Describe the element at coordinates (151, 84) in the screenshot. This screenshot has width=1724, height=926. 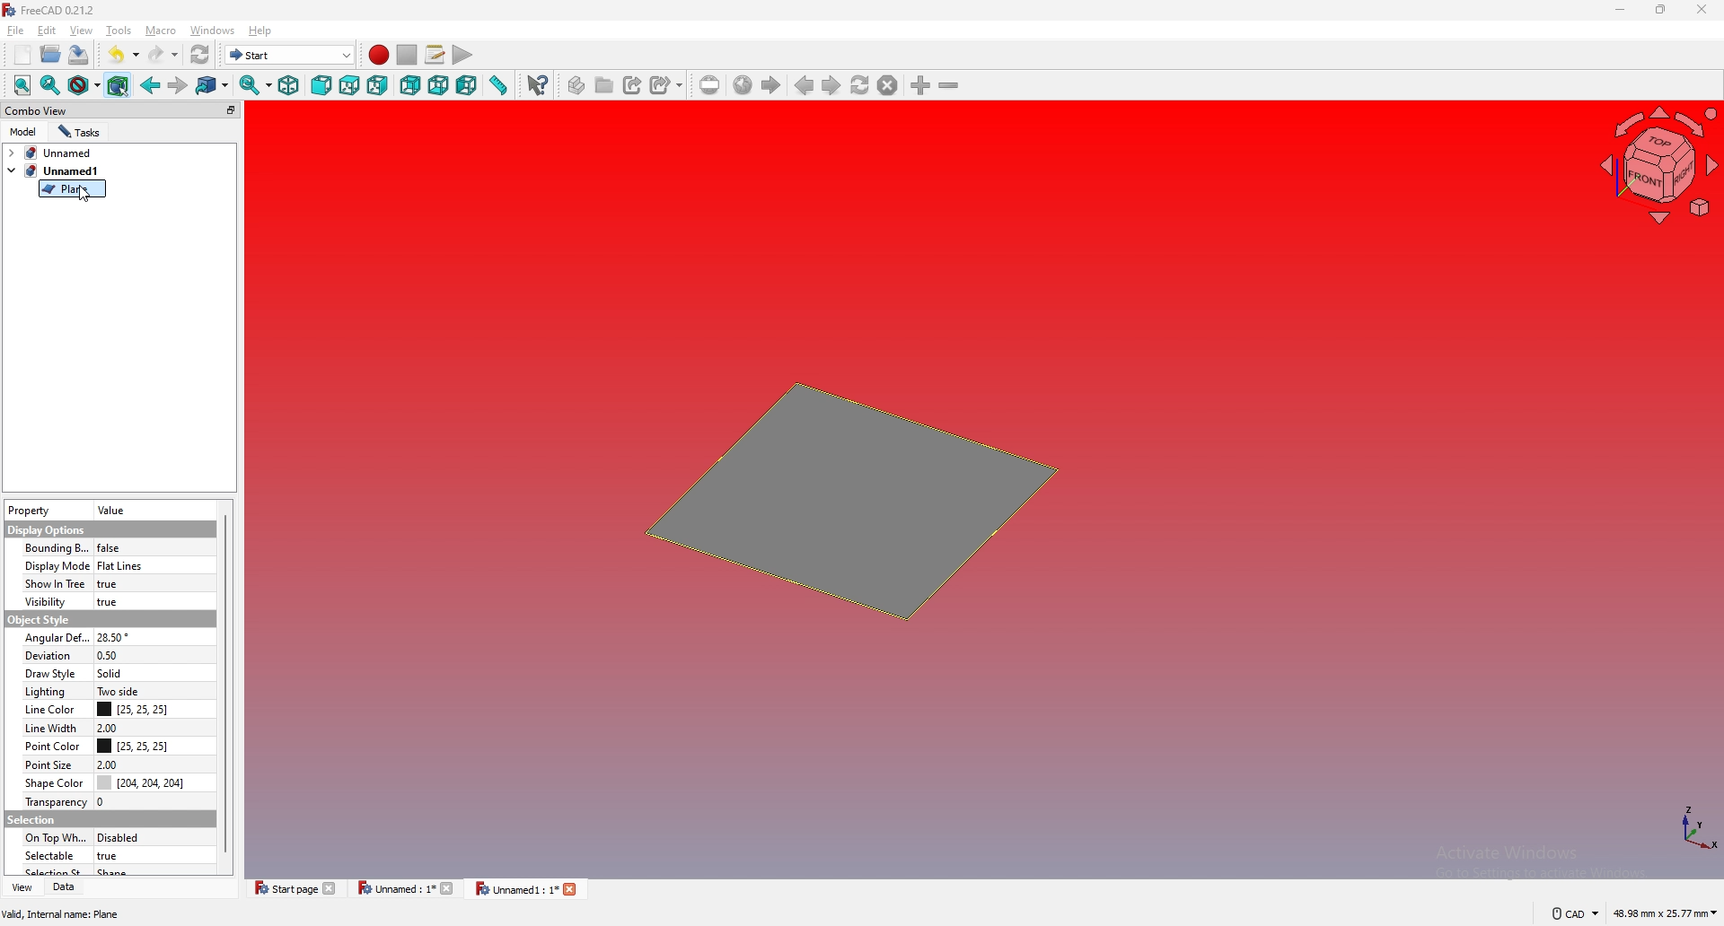
I see `back` at that location.